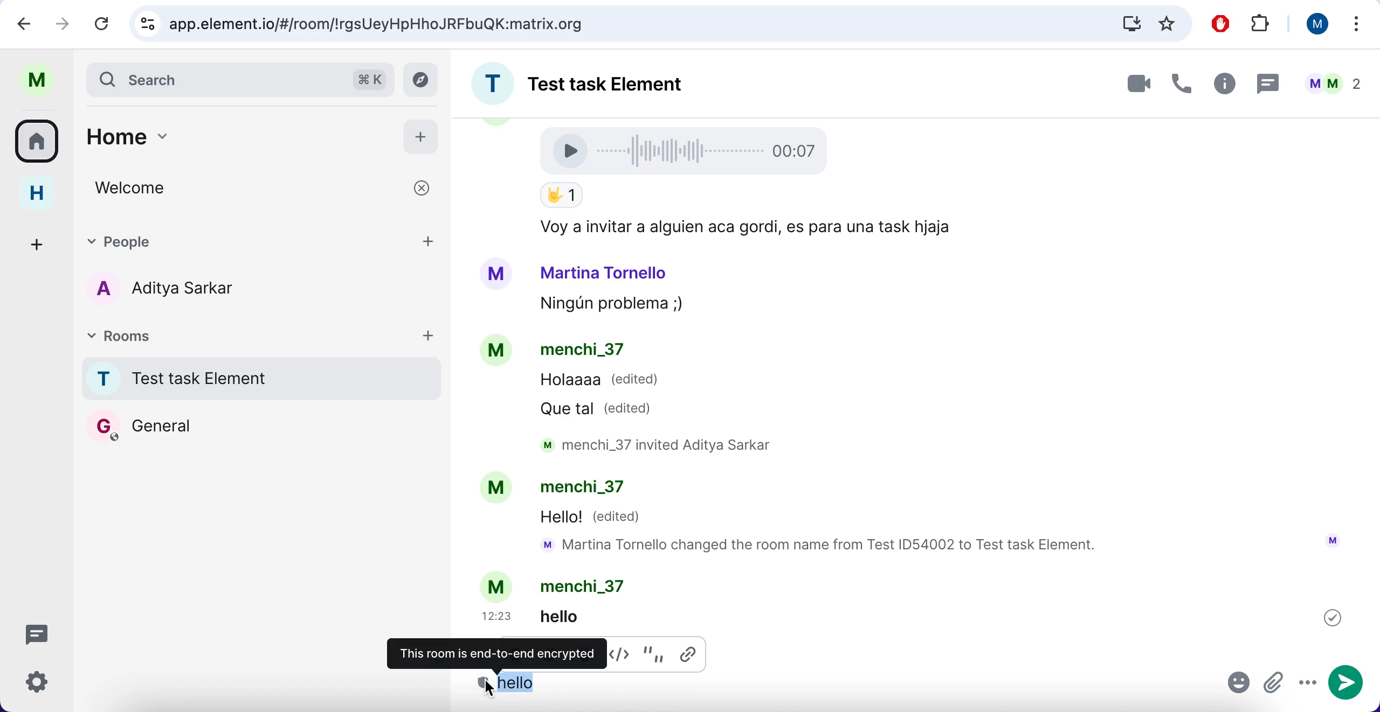 This screenshot has height=712, width=1380. What do you see at coordinates (591, 490) in the screenshot?
I see `menchi_37` at bounding box center [591, 490].